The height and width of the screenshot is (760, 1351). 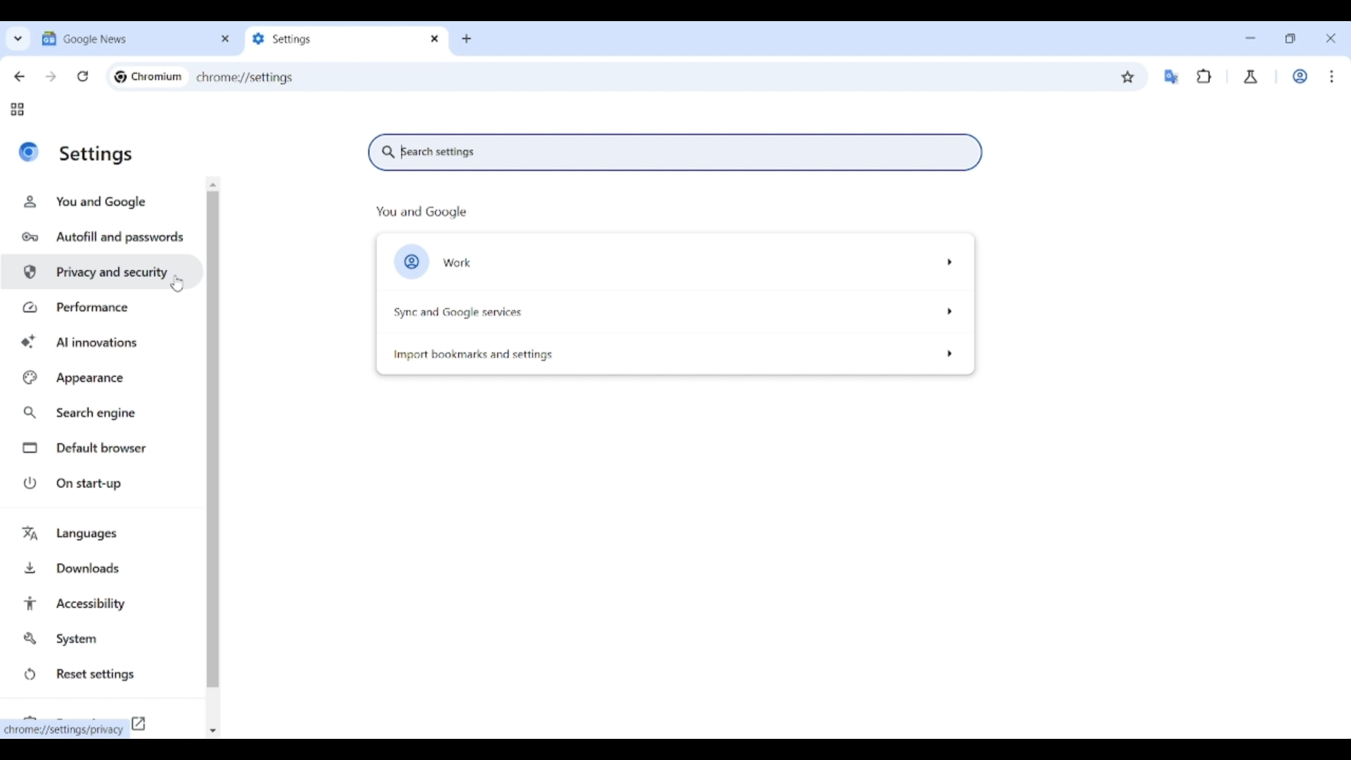 What do you see at coordinates (1300, 76) in the screenshot?
I see `Work` at bounding box center [1300, 76].